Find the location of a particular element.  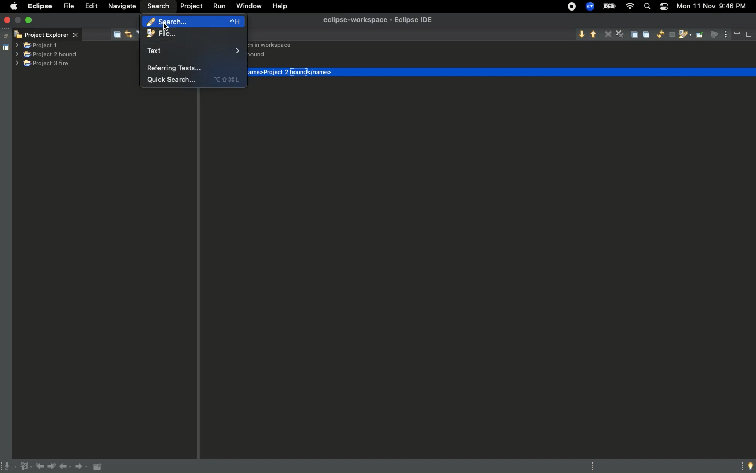

Show next match is located at coordinates (581, 34).